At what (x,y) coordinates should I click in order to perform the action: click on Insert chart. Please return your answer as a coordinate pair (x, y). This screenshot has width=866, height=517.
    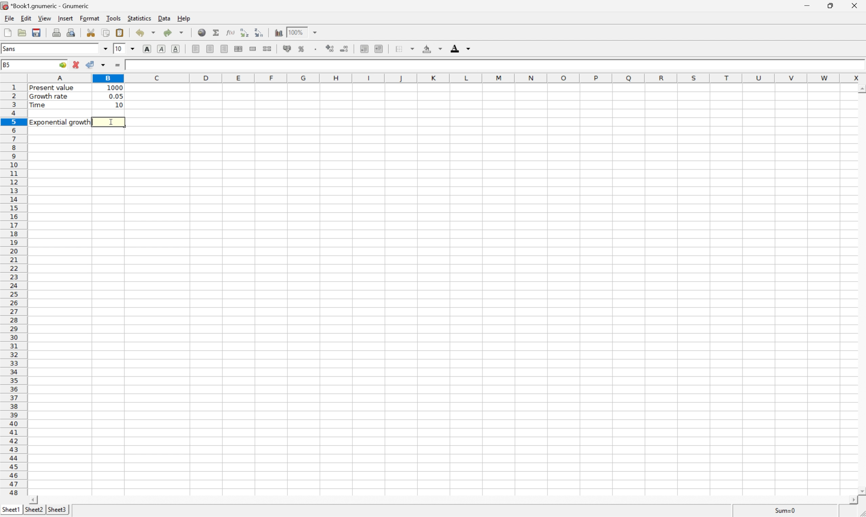
    Looking at the image, I should click on (279, 32).